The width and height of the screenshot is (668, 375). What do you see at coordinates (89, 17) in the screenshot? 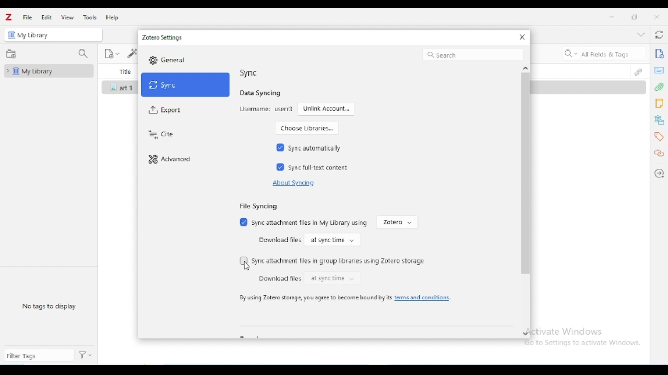
I see `tools` at bounding box center [89, 17].